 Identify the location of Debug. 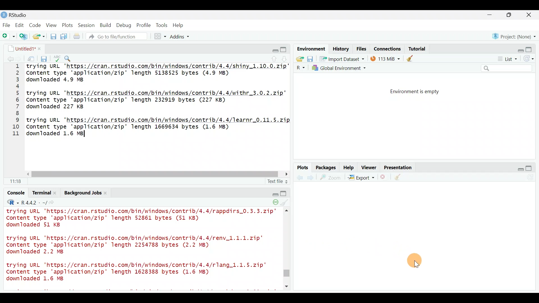
(123, 26).